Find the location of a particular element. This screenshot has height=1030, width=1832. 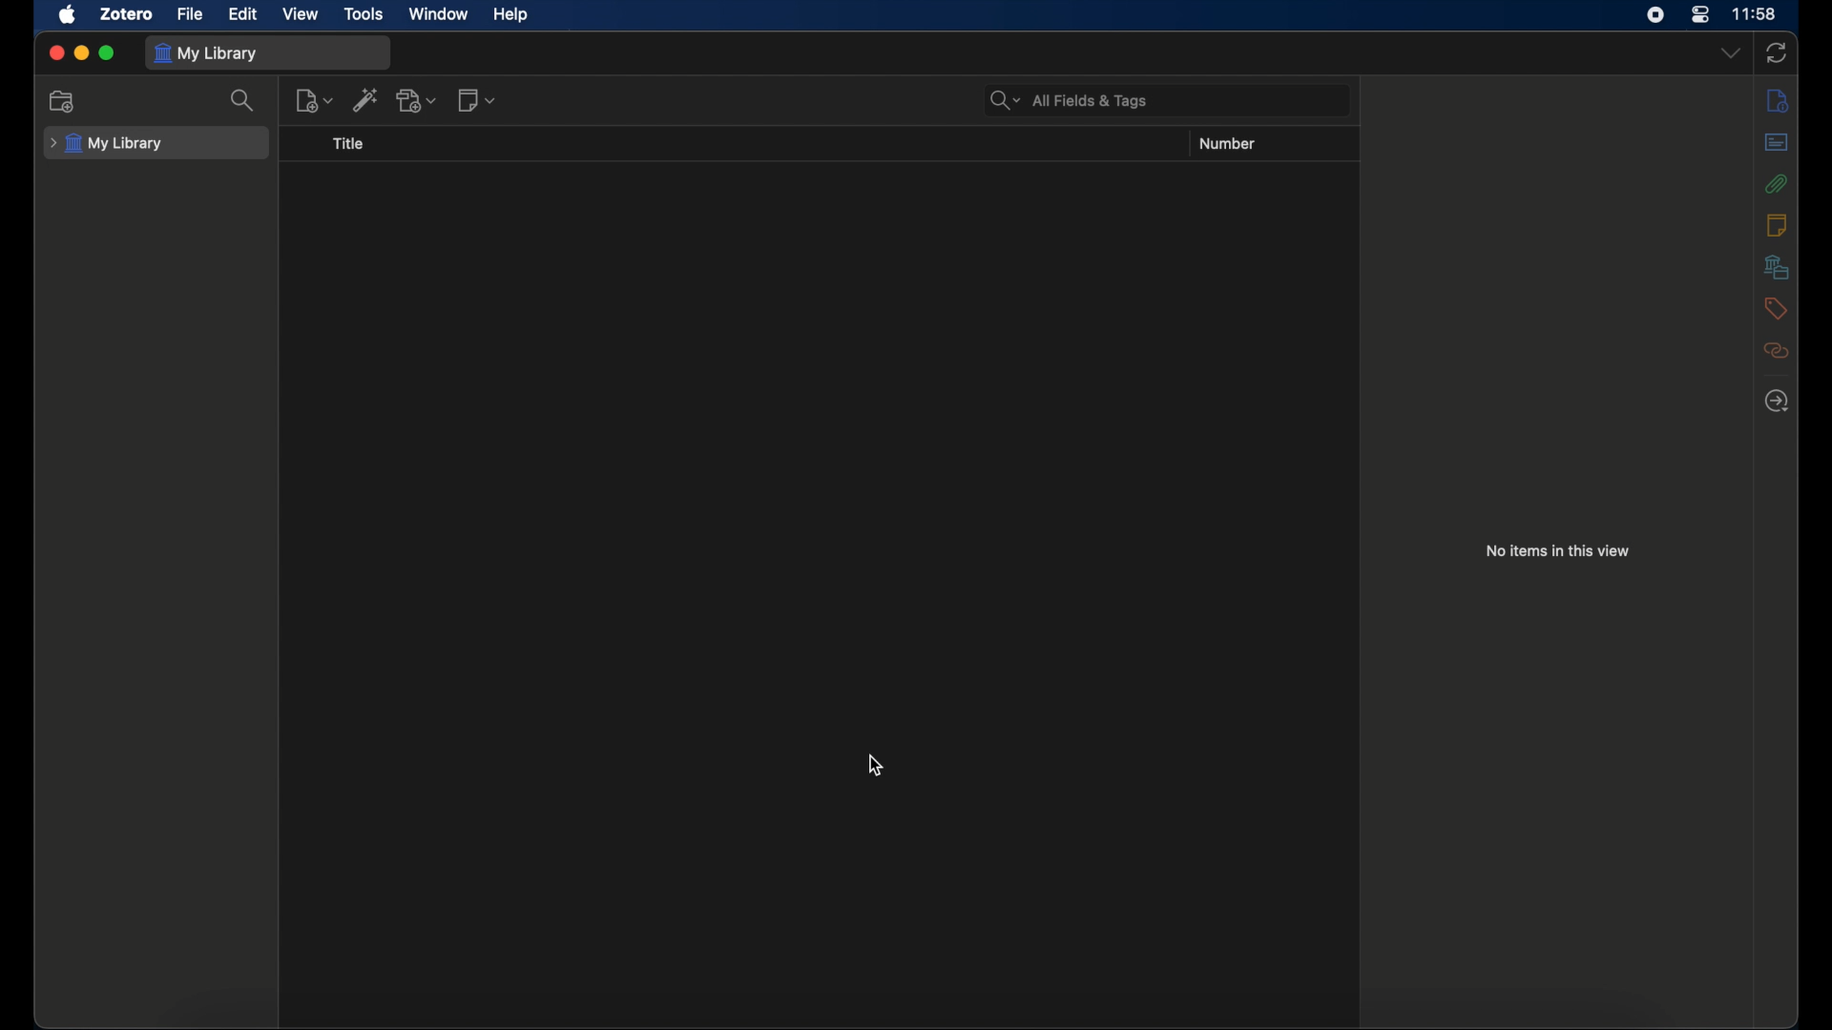

add item by identifier is located at coordinates (366, 99).